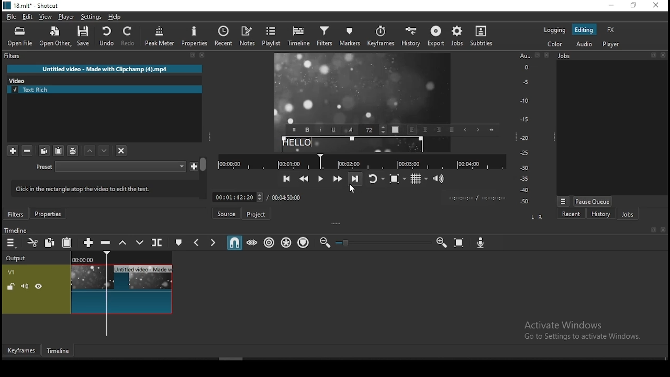  Describe the element at coordinates (13, 151) in the screenshot. I see `add filter` at that location.